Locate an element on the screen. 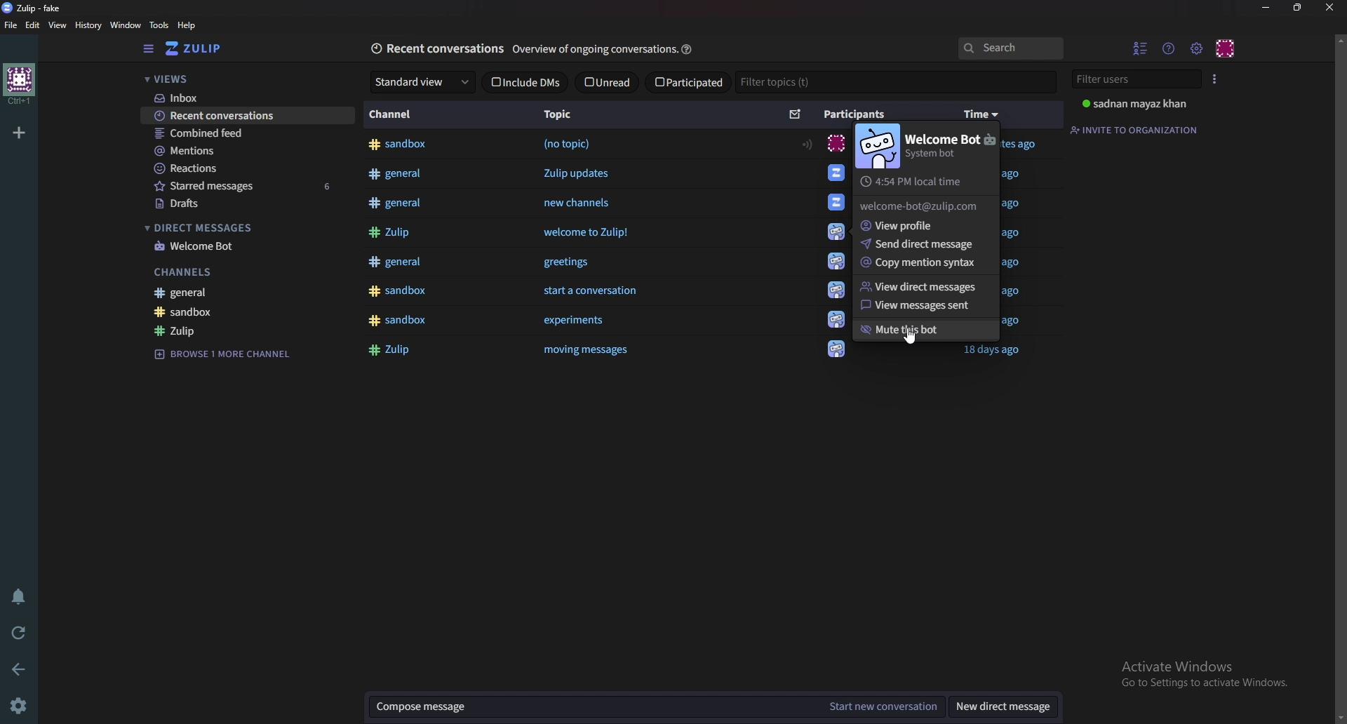  Hide user list is located at coordinates (1141, 47).